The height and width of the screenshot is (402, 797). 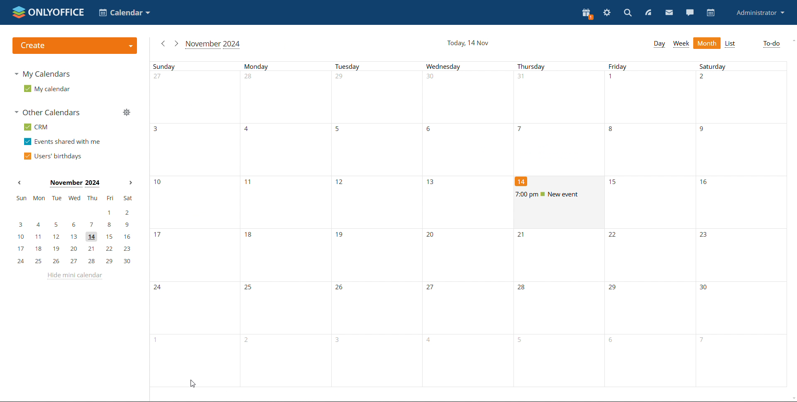 I want to click on number, so click(x=339, y=129).